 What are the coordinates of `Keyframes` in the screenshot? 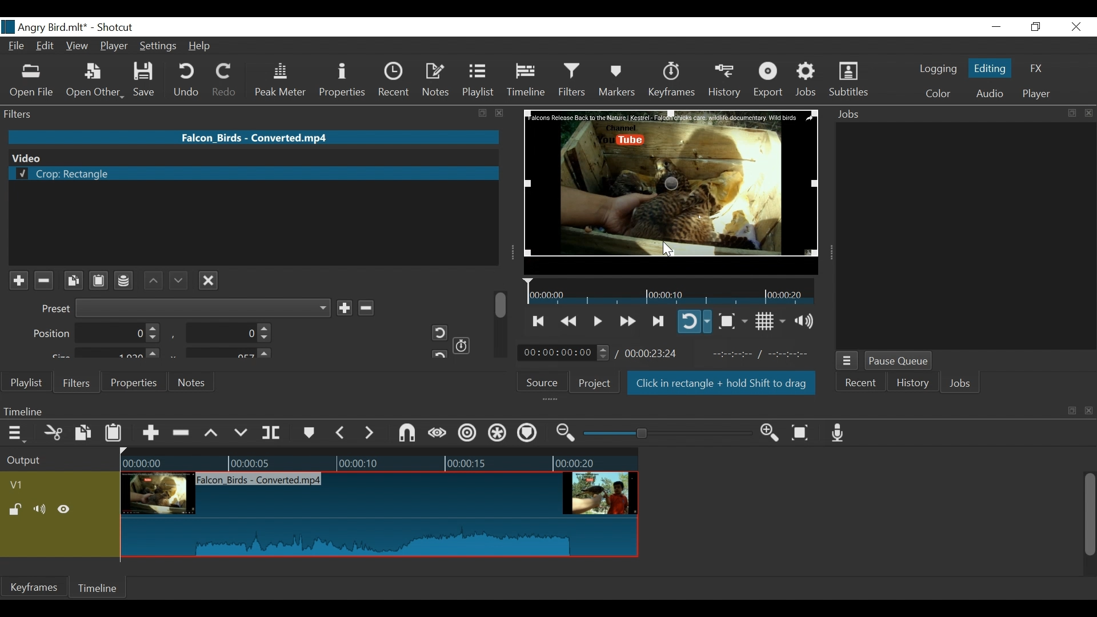 It's located at (671, 80).